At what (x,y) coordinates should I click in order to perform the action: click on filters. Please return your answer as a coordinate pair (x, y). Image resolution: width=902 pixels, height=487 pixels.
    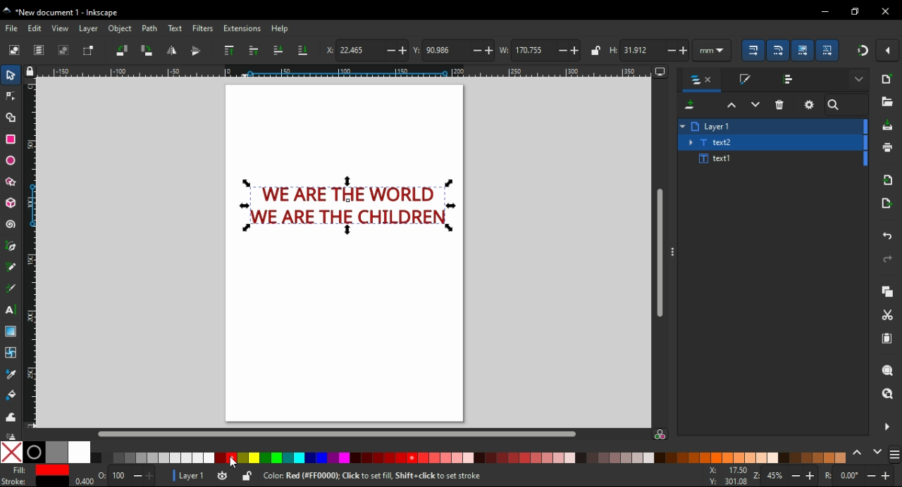
    Looking at the image, I should click on (204, 29).